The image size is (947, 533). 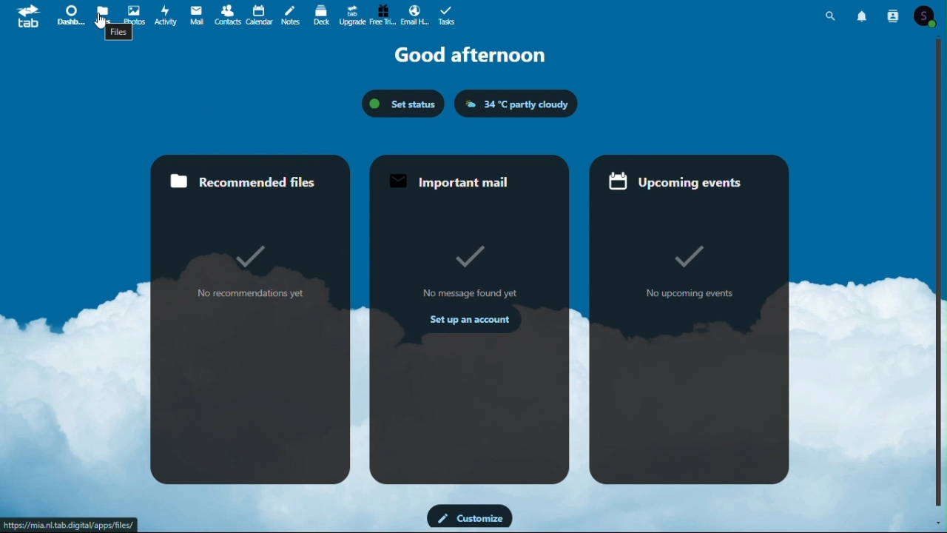 I want to click on Recommended files, so click(x=253, y=318).